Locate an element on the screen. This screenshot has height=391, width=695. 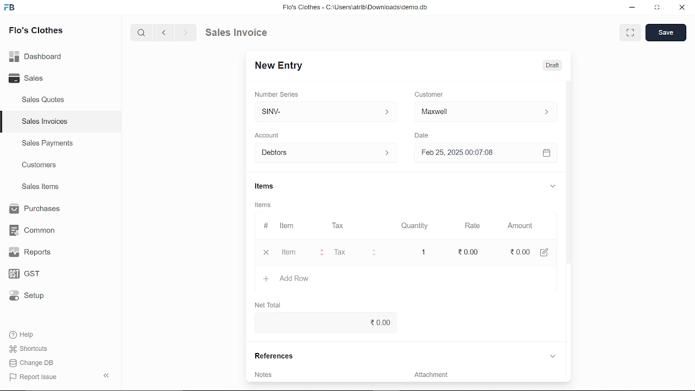
# Item is located at coordinates (279, 226).